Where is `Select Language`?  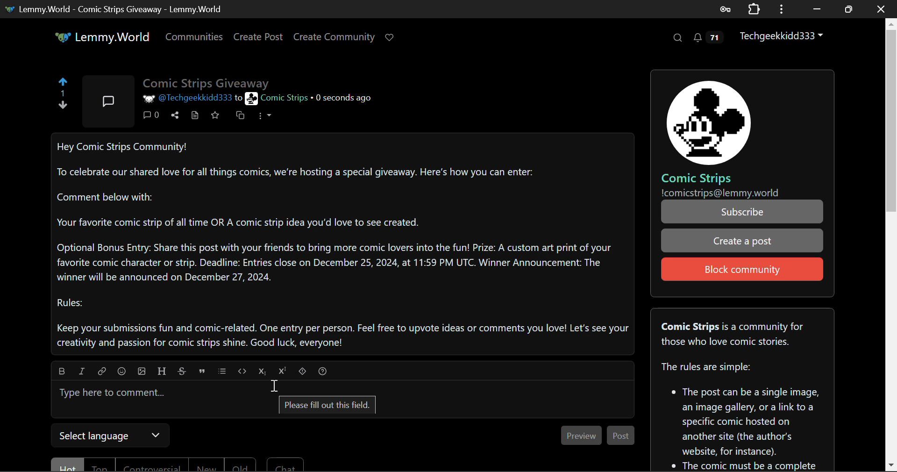 Select Language is located at coordinates (112, 436).